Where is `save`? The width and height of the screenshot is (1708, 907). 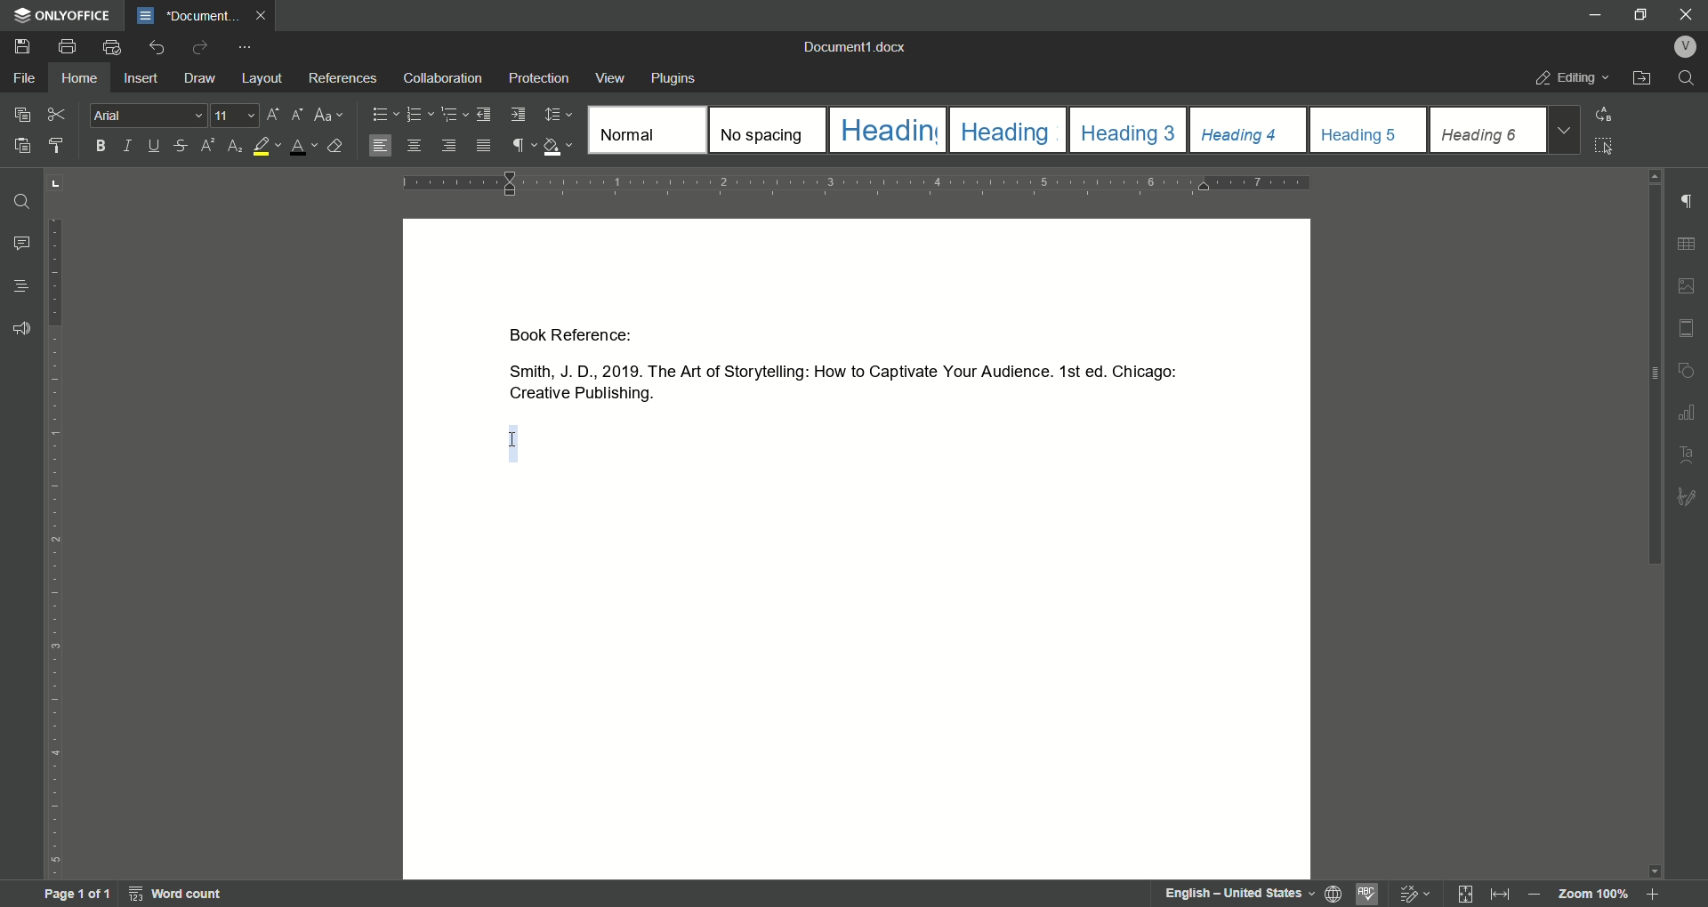 save is located at coordinates (23, 46).